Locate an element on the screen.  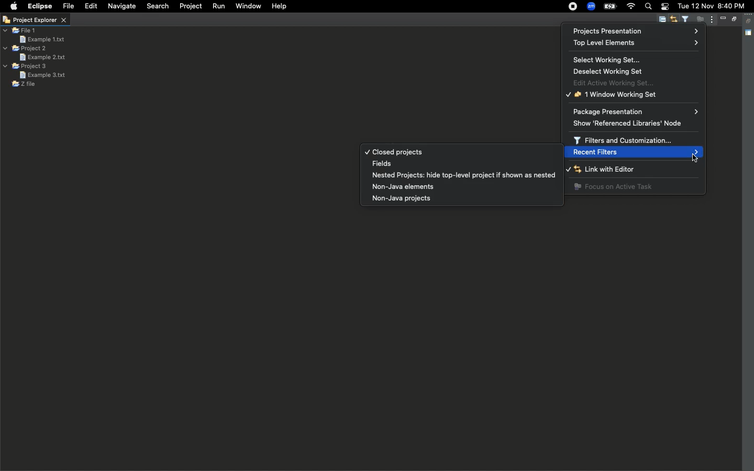
Shared area is located at coordinates (749, 33).